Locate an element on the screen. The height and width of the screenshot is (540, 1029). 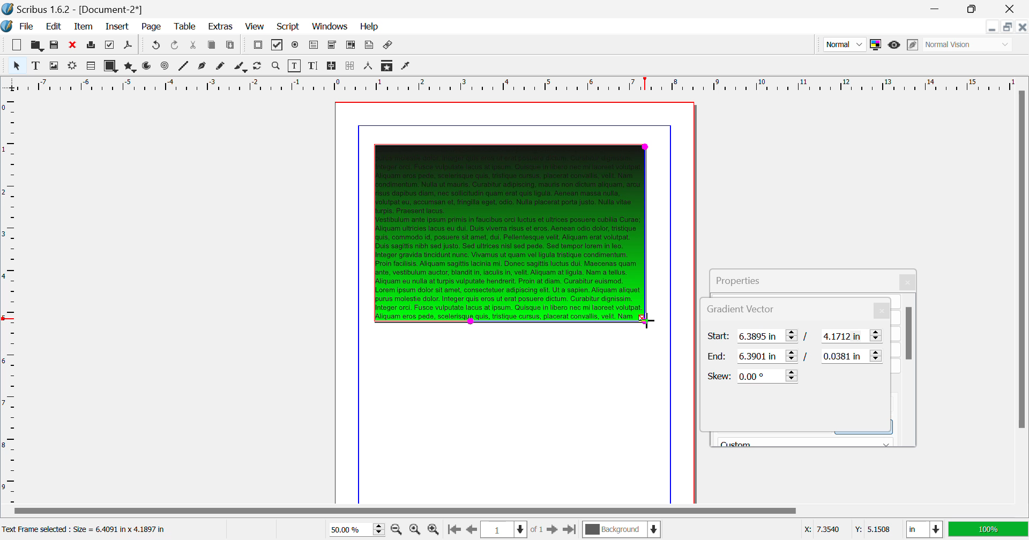
Undo is located at coordinates (176, 46).